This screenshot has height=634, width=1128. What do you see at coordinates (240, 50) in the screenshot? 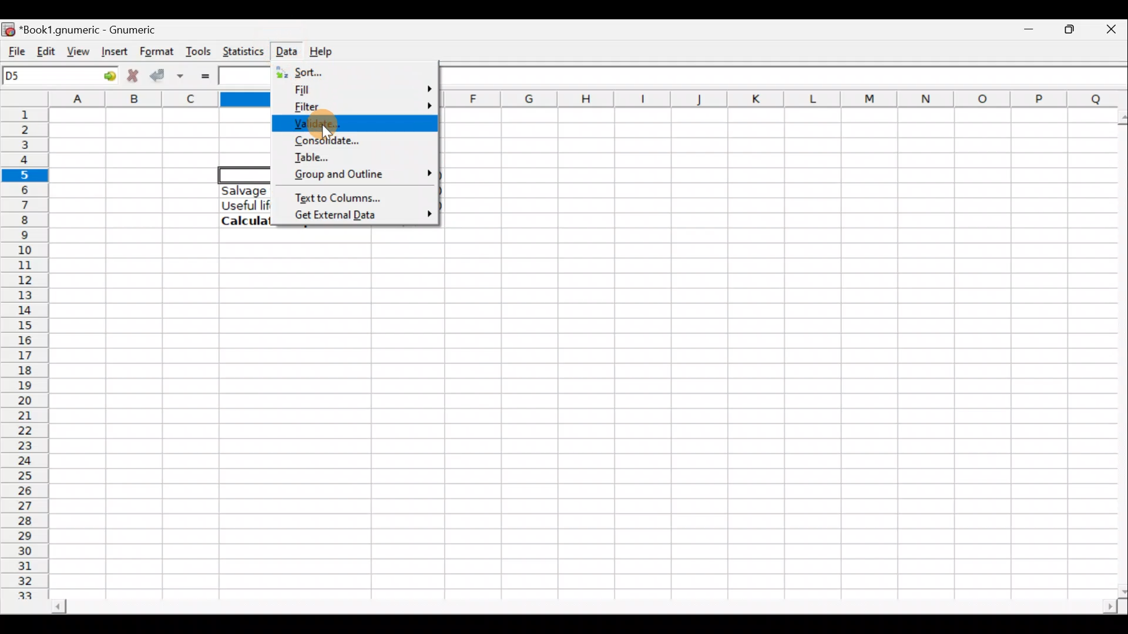
I see `Statistics` at bounding box center [240, 50].